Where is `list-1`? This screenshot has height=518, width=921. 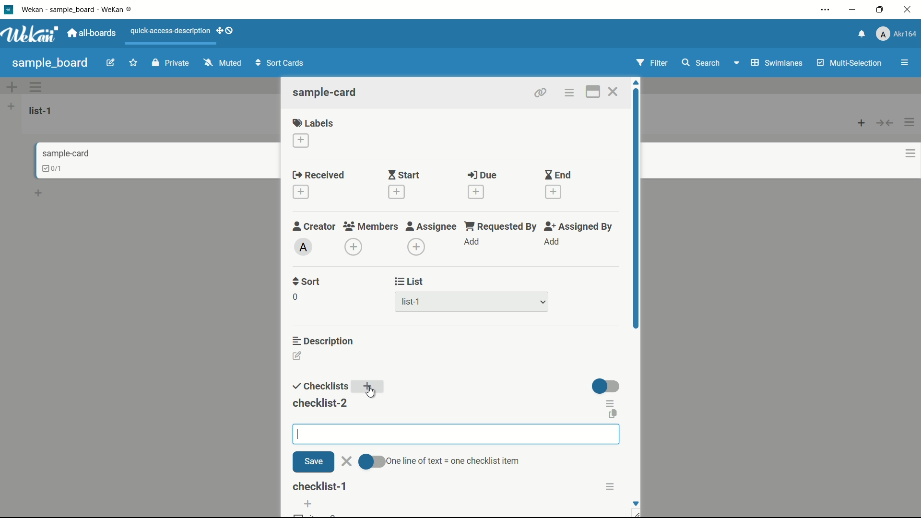
list-1 is located at coordinates (413, 304).